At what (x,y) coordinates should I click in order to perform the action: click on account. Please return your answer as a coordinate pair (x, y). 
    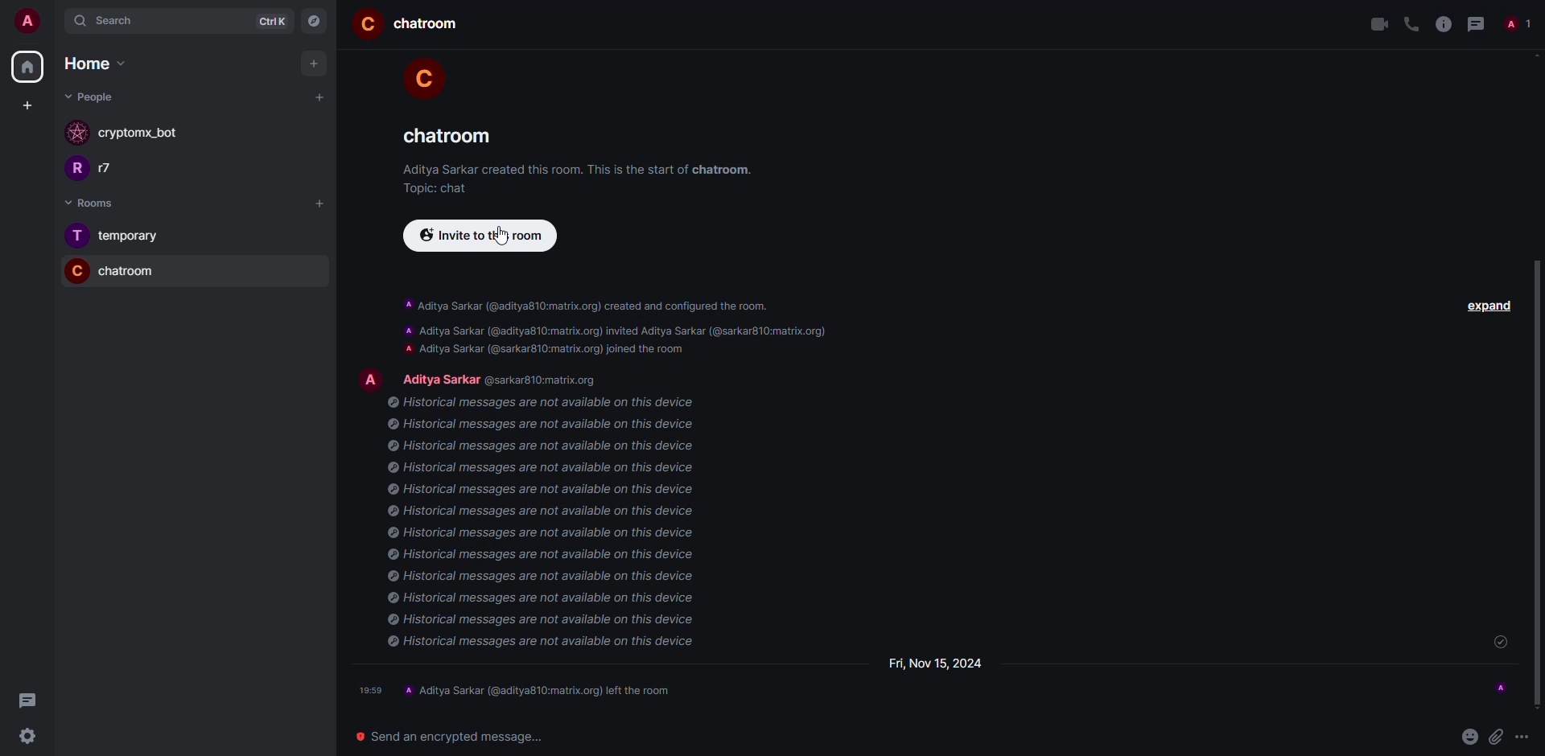
    Looking at the image, I should click on (34, 23).